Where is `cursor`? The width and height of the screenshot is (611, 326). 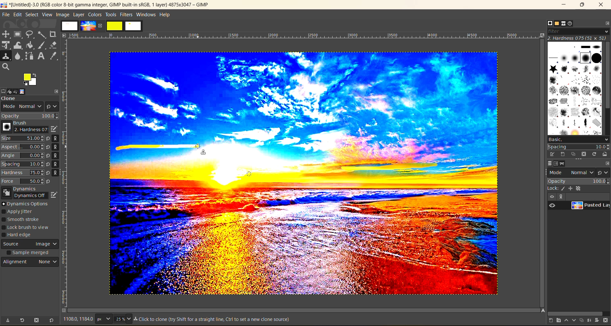
cursor is located at coordinates (202, 154).